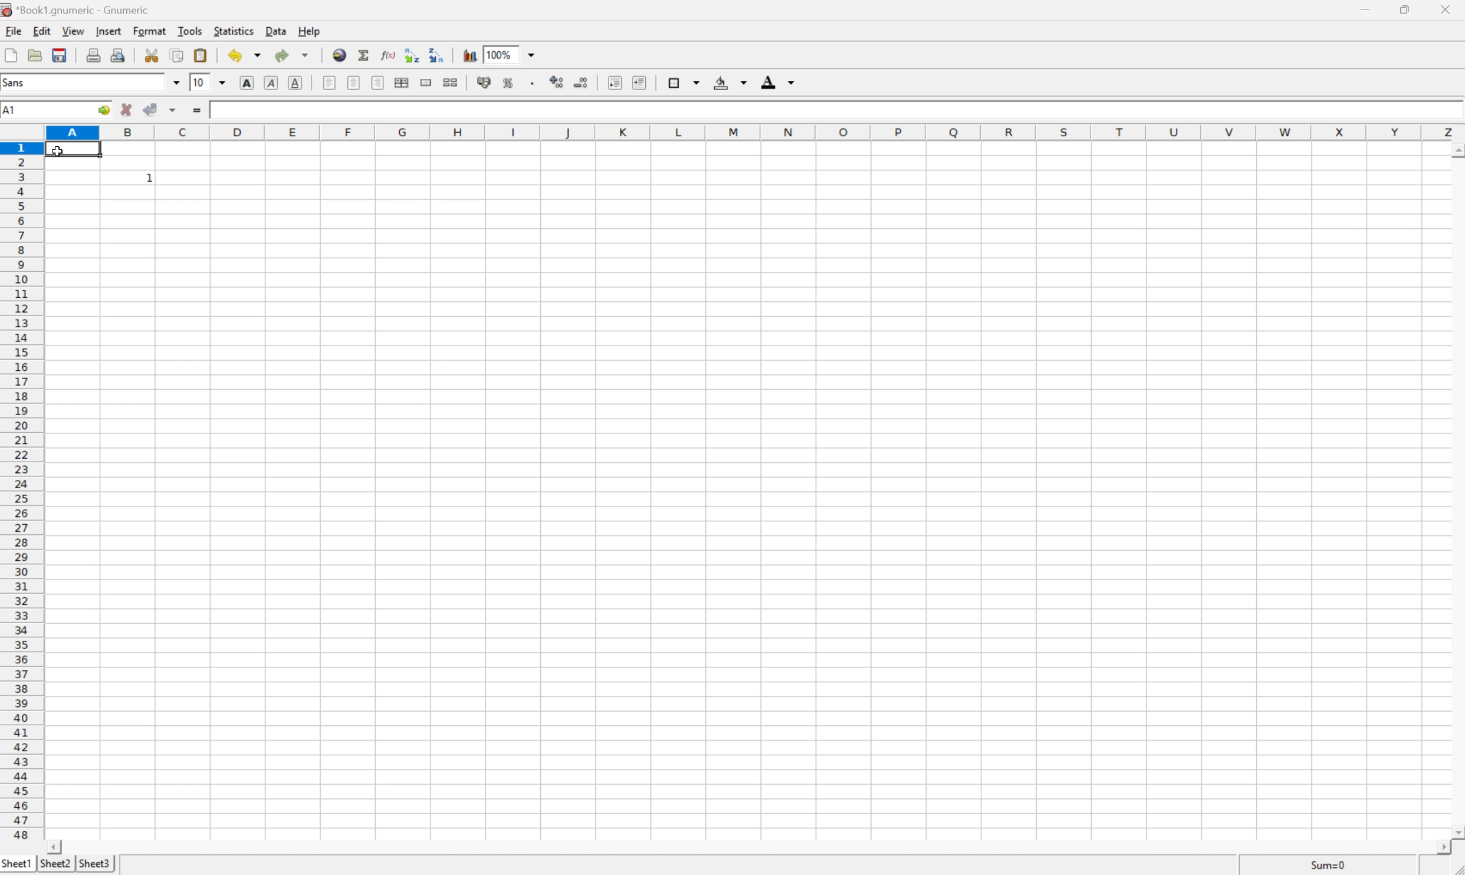 Image resolution: width=1465 pixels, height=875 pixels. What do you see at coordinates (179, 52) in the screenshot?
I see `copy` at bounding box center [179, 52].